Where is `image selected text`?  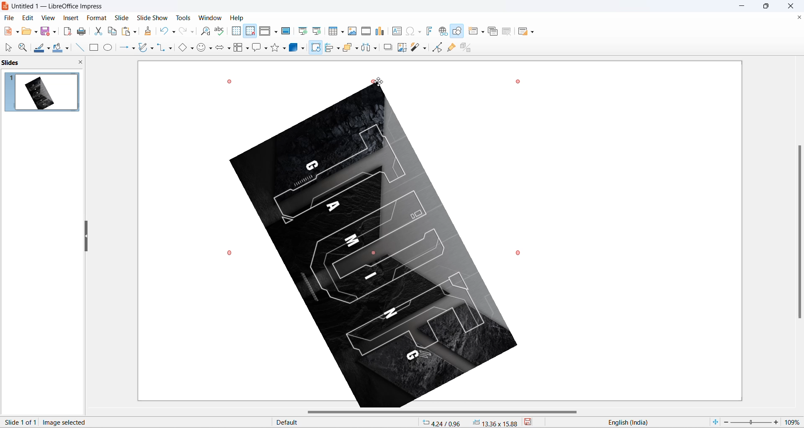
image selected text is located at coordinates (66, 422).